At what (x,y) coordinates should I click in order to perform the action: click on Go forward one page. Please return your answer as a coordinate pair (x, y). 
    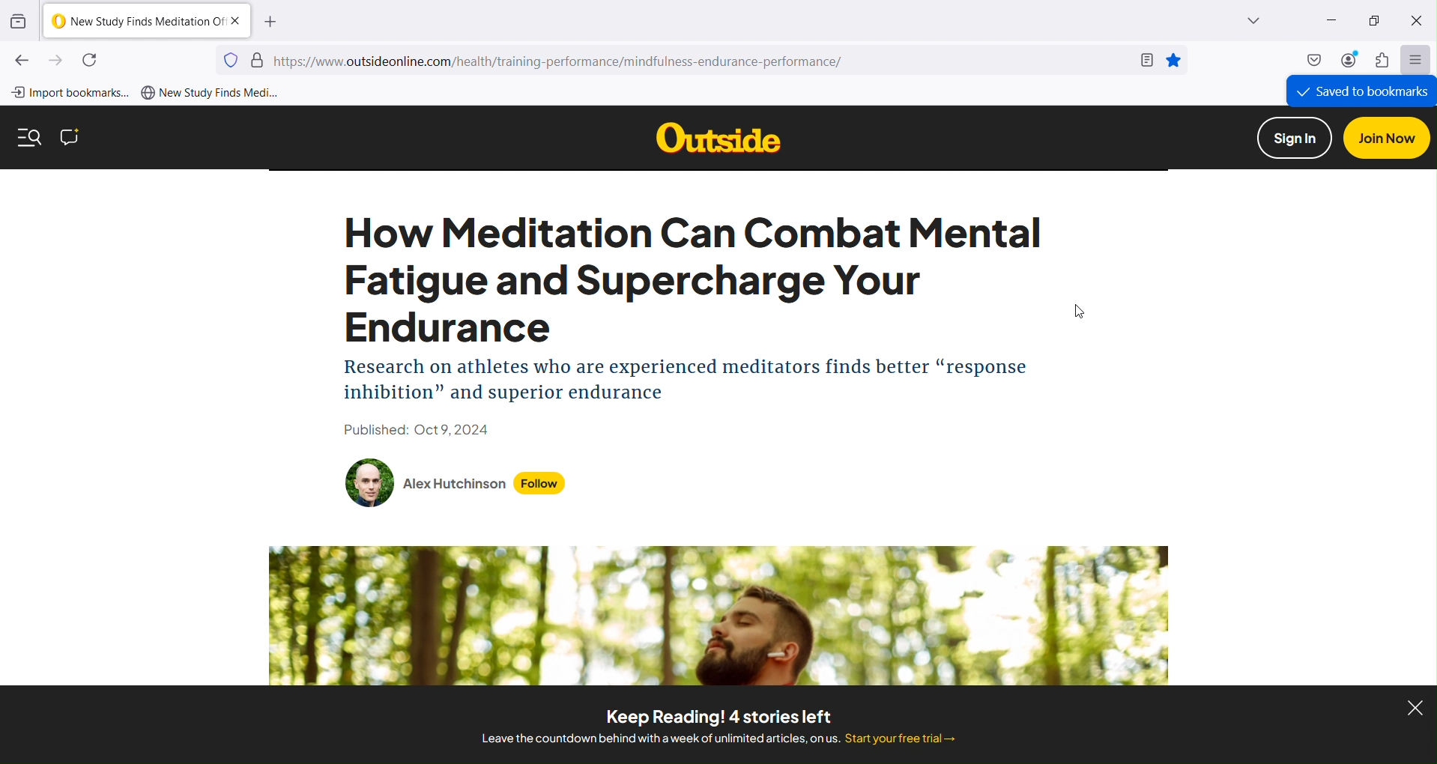
    Looking at the image, I should click on (56, 61).